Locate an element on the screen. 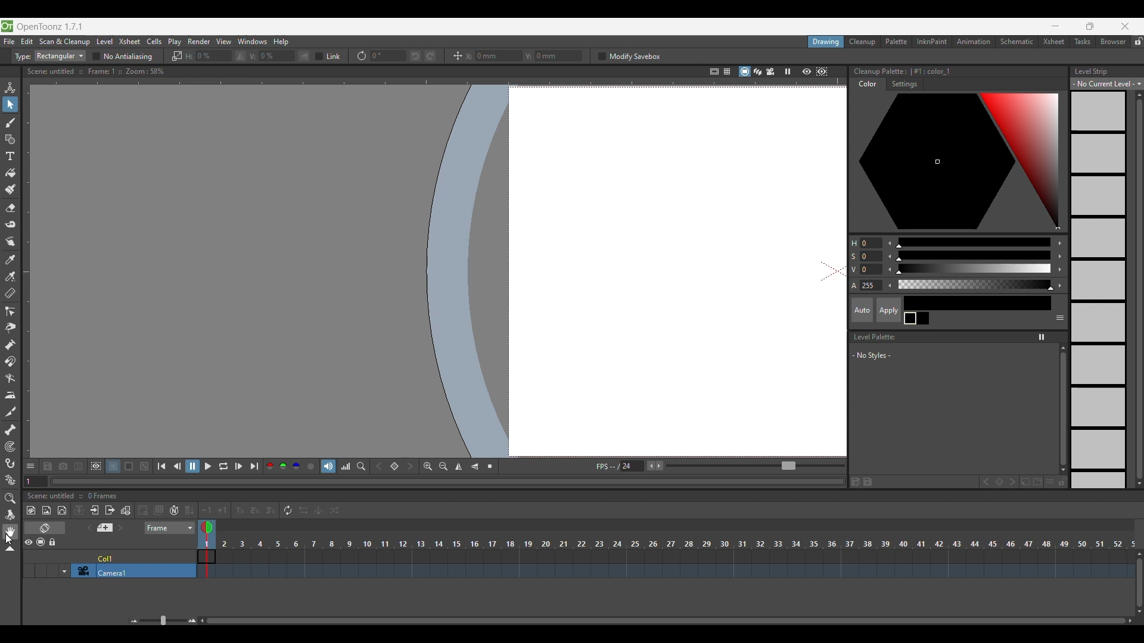 Image resolution: width=1144 pixels, height=643 pixels. Play is located at coordinates (207, 466).